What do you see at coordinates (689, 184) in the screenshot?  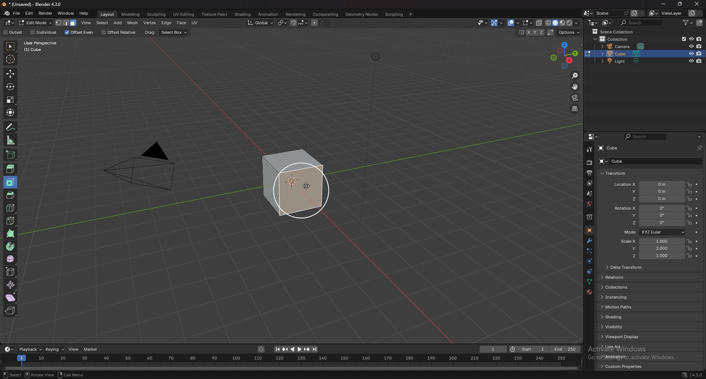 I see `lock` at bounding box center [689, 184].